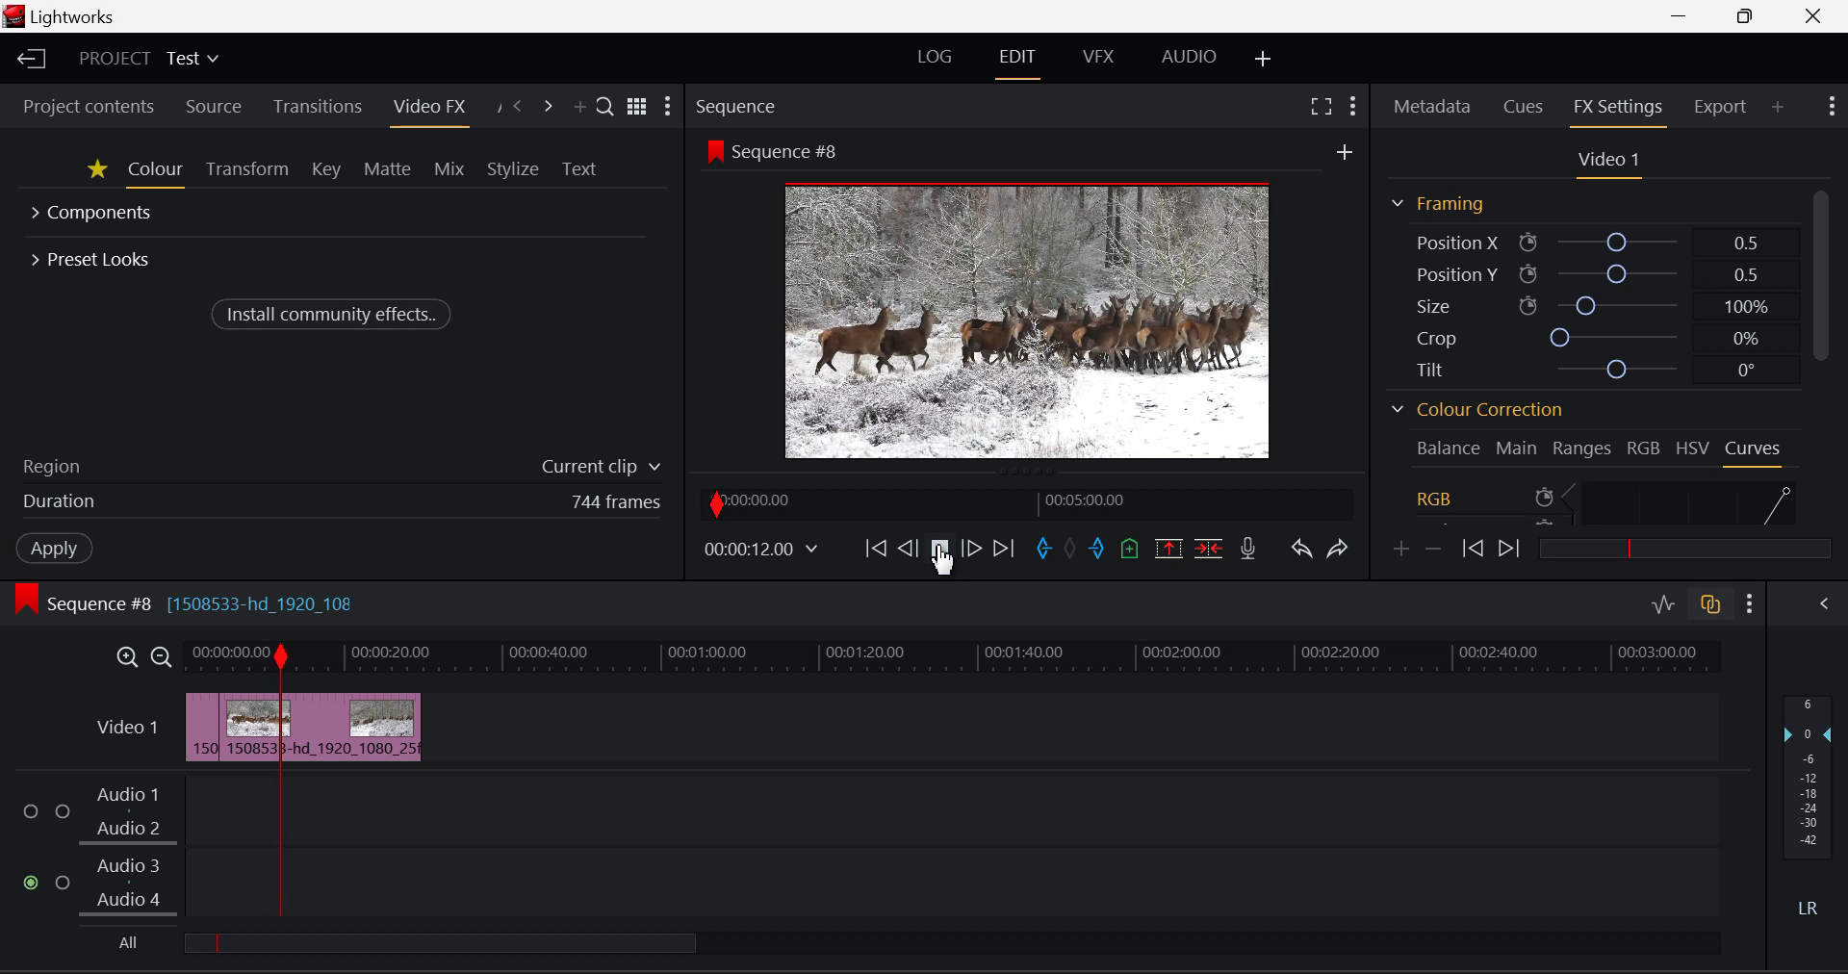  What do you see at coordinates (1097, 549) in the screenshot?
I see `Mark Out` at bounding box center [1097, 549].